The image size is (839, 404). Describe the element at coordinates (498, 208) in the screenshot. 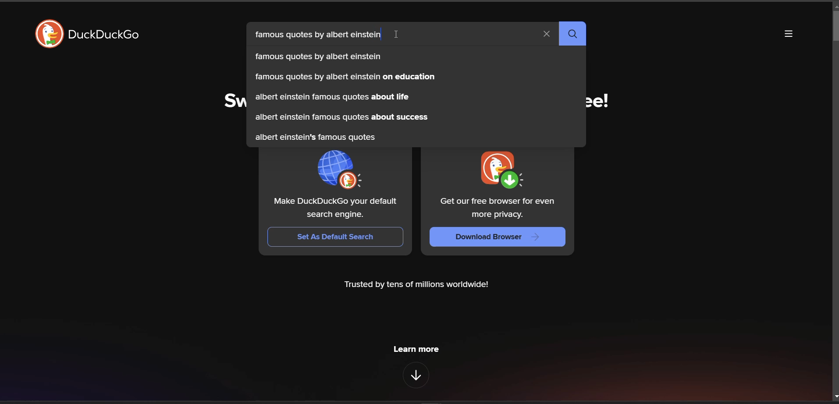

I see `Get our free browser for even more privacy.` at that location.